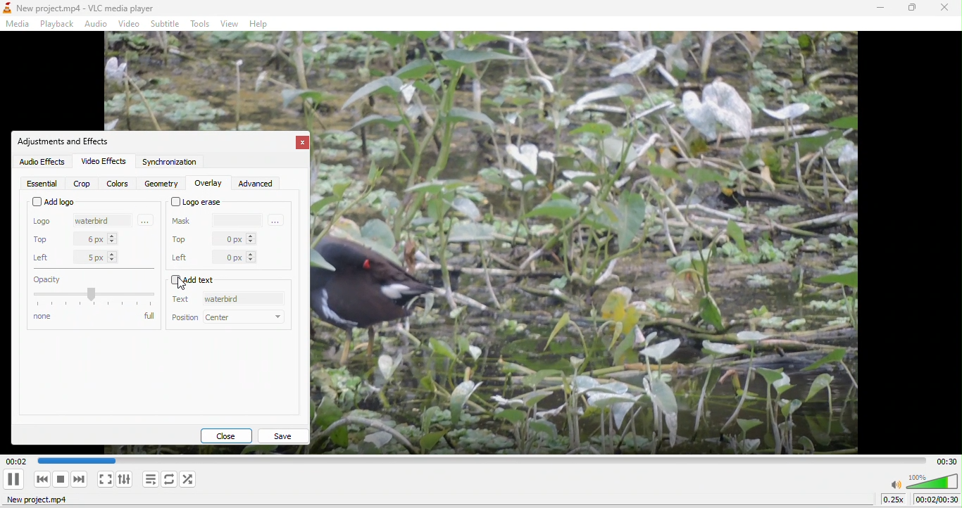 The image size is (962, 508). I want to click on close, so click(945, 10).